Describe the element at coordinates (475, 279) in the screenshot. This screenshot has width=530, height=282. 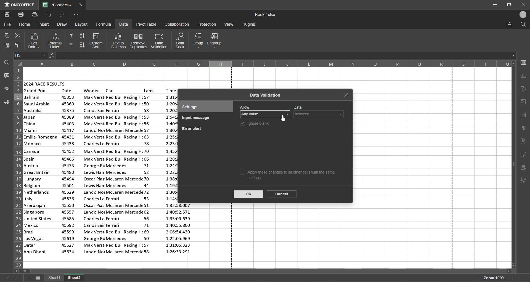
I see `zoom out` at that location.